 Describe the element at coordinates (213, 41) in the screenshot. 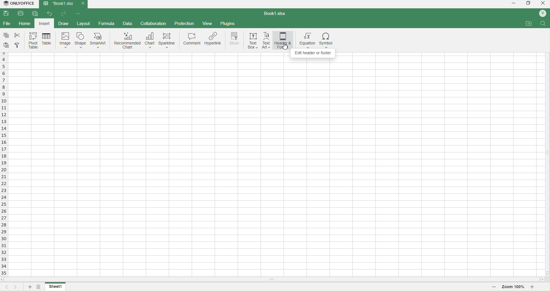

I see `hyperlink` at that location.